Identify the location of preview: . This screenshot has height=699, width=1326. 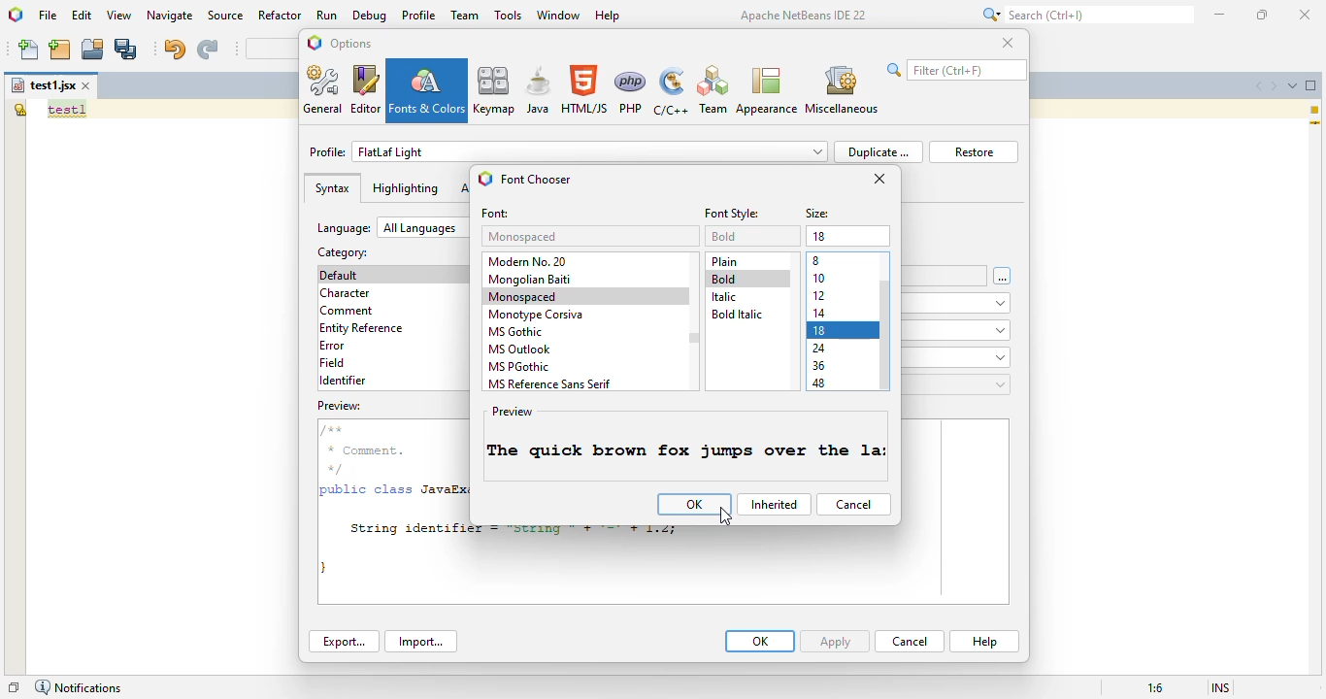
(341, 406).